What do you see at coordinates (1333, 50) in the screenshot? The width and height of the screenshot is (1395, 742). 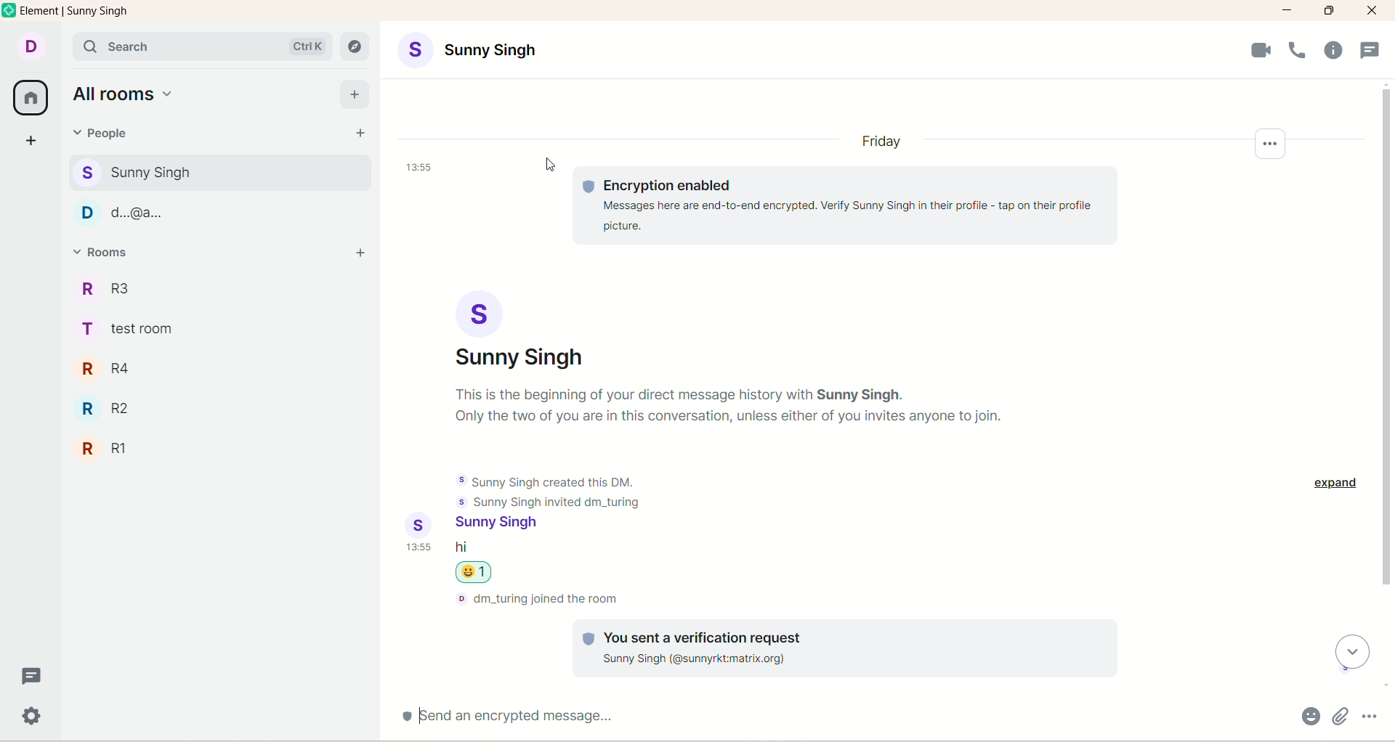 I see `room info` at bounding box center [1333, 50].